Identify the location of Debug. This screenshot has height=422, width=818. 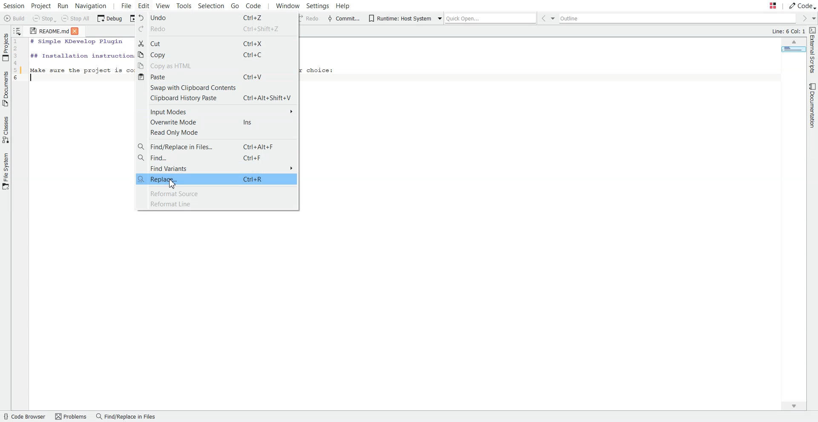
(110, 19).